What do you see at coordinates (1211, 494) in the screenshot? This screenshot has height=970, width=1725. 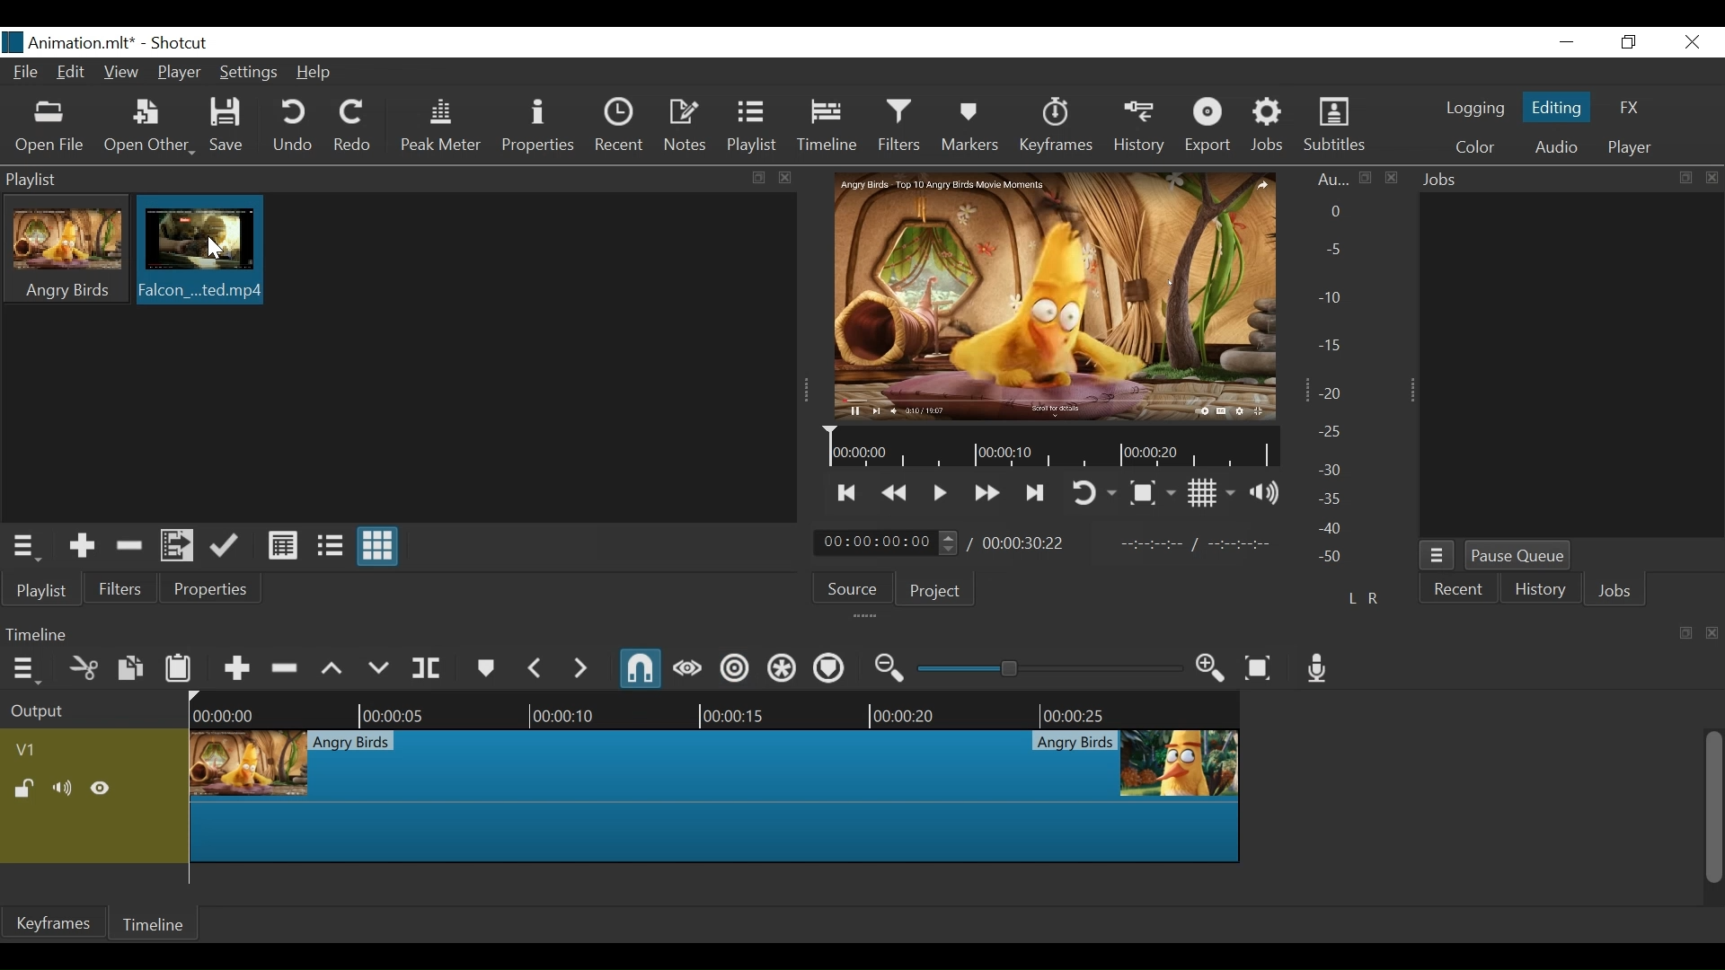 I see `Toggle display grid on player` at bounding box center [1211, 494].